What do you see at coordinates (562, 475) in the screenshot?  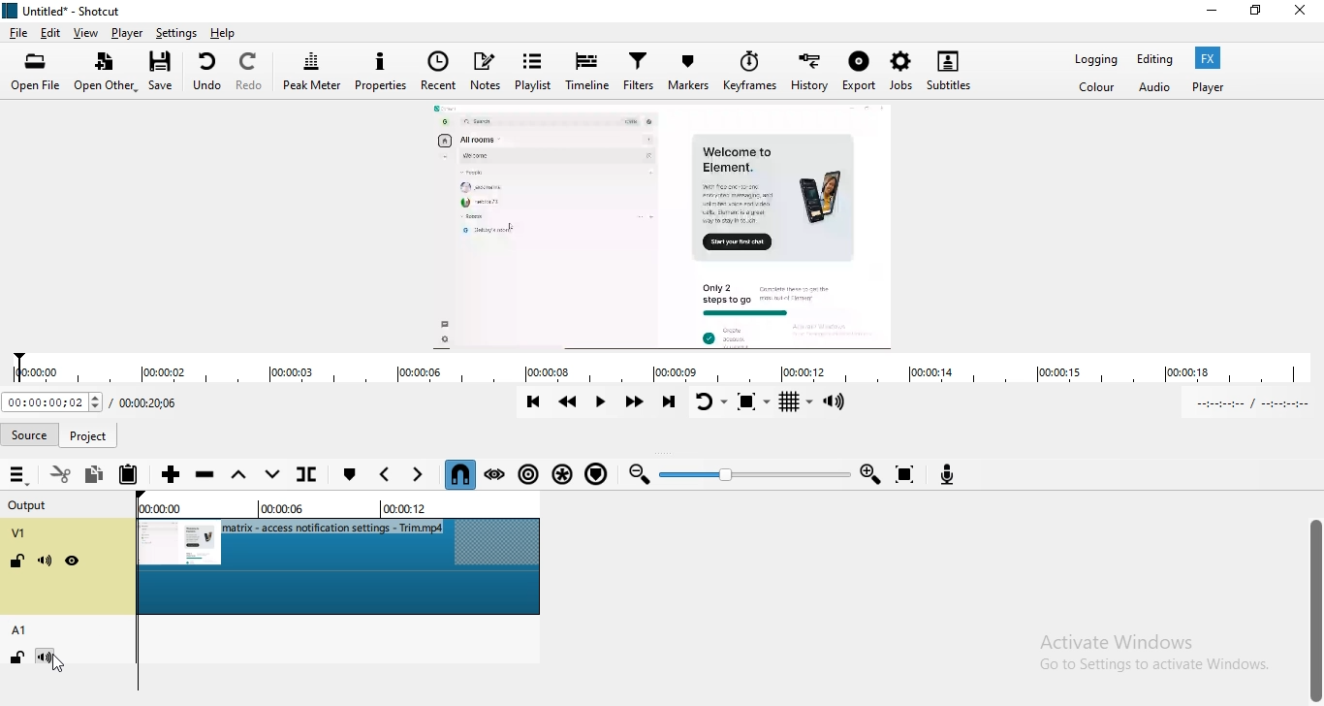 I see `Ripple all tracks` at bounding box center [562, 475].